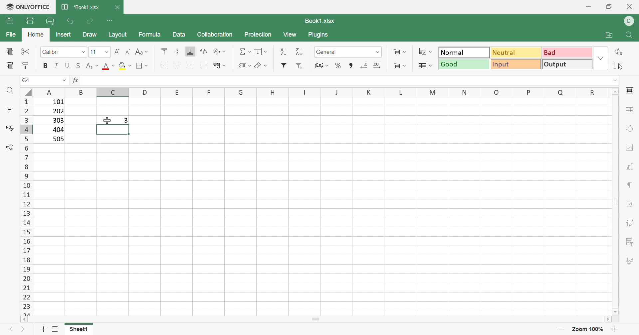 The image size is (639, 335). What do you see at coordinates (27, 80) in the screenshot?
I see `C4` at bounding box center [27, 80].